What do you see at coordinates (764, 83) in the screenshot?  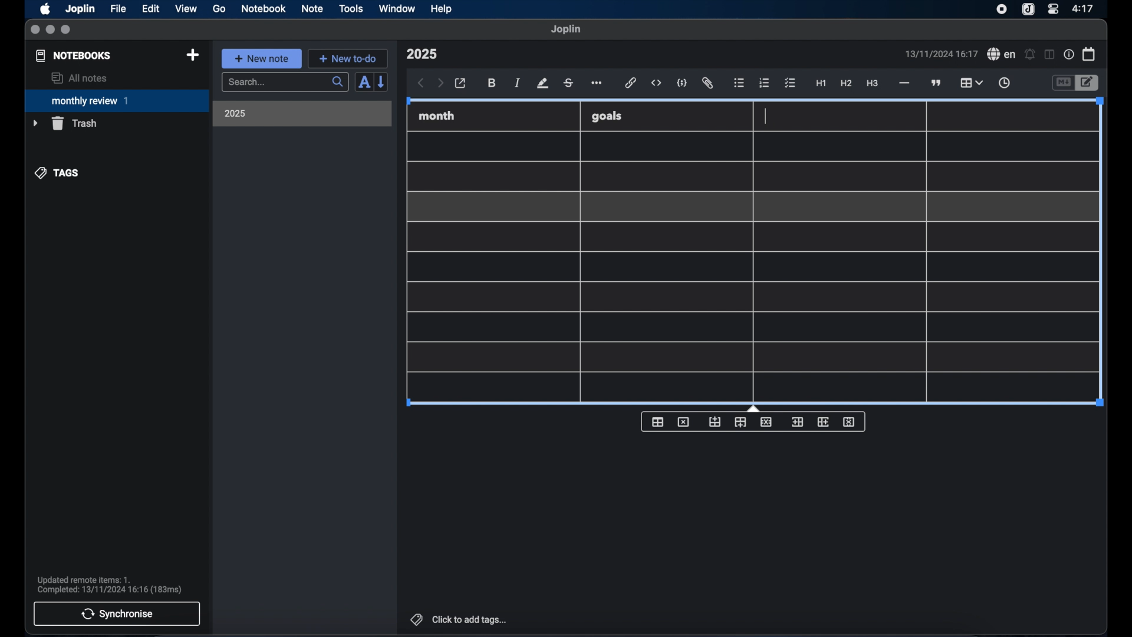 I see `numbered list` at bounding box center [764, 83].